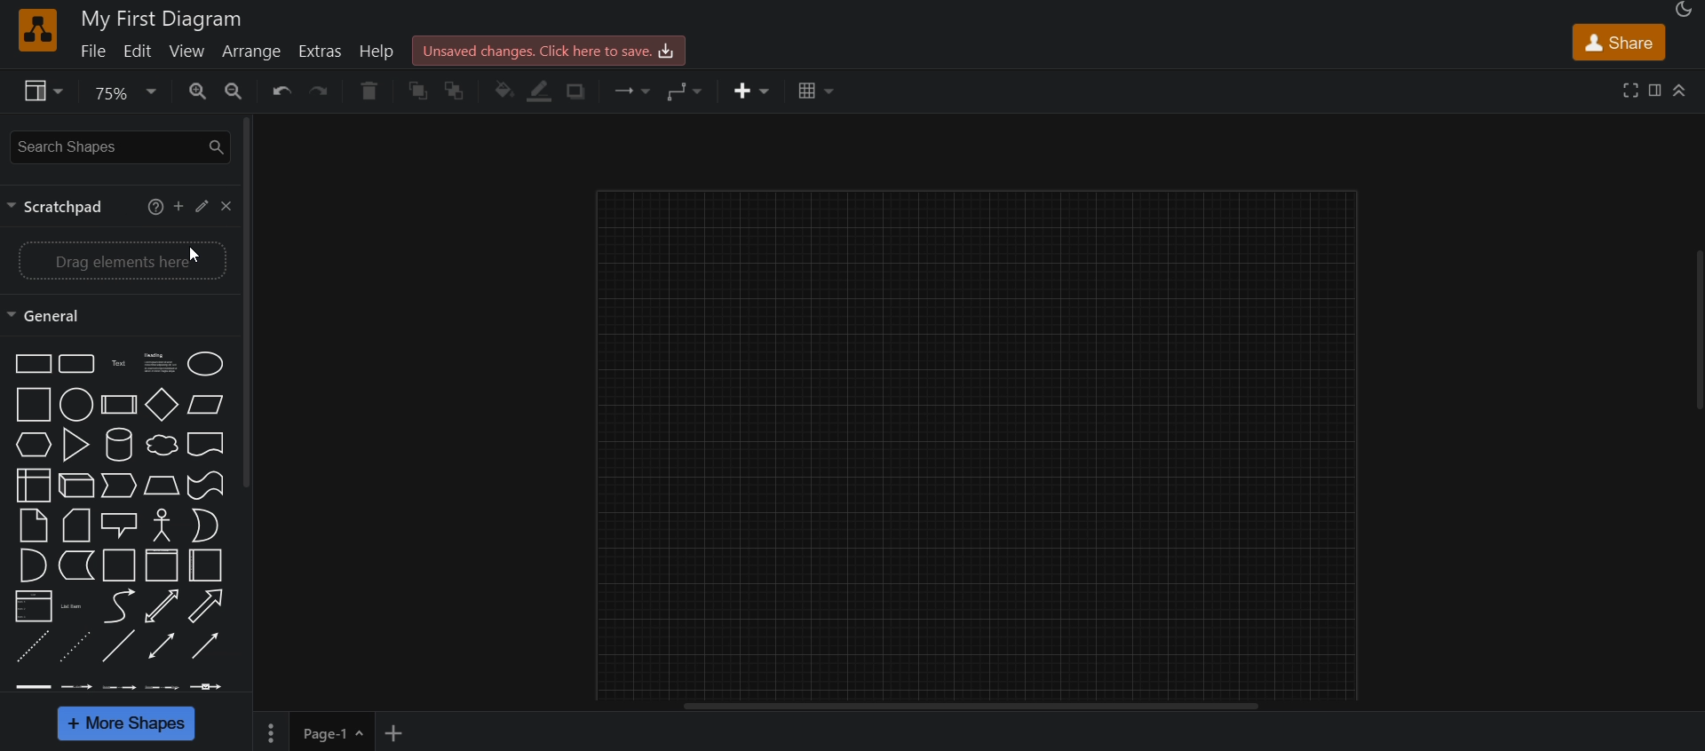 The height and width of the screenshot is (751, 1705). I want to click on line color, so click(543, 93).